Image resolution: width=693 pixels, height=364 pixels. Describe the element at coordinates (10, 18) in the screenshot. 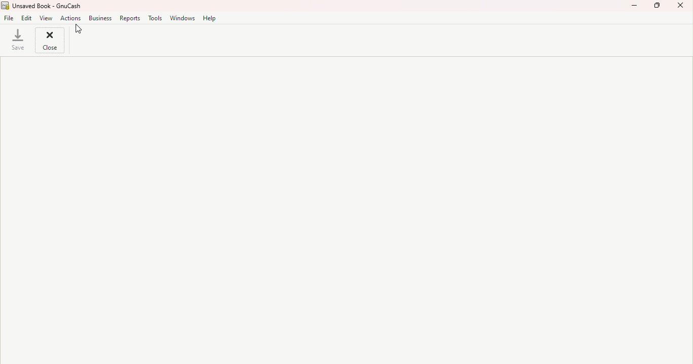

I see `File` at that location.